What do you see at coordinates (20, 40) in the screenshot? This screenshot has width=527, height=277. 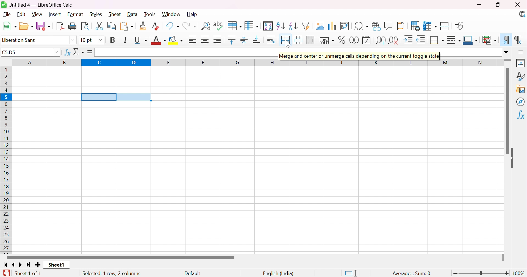 I see `Liberation Sans` at bounding box center [20, 40].